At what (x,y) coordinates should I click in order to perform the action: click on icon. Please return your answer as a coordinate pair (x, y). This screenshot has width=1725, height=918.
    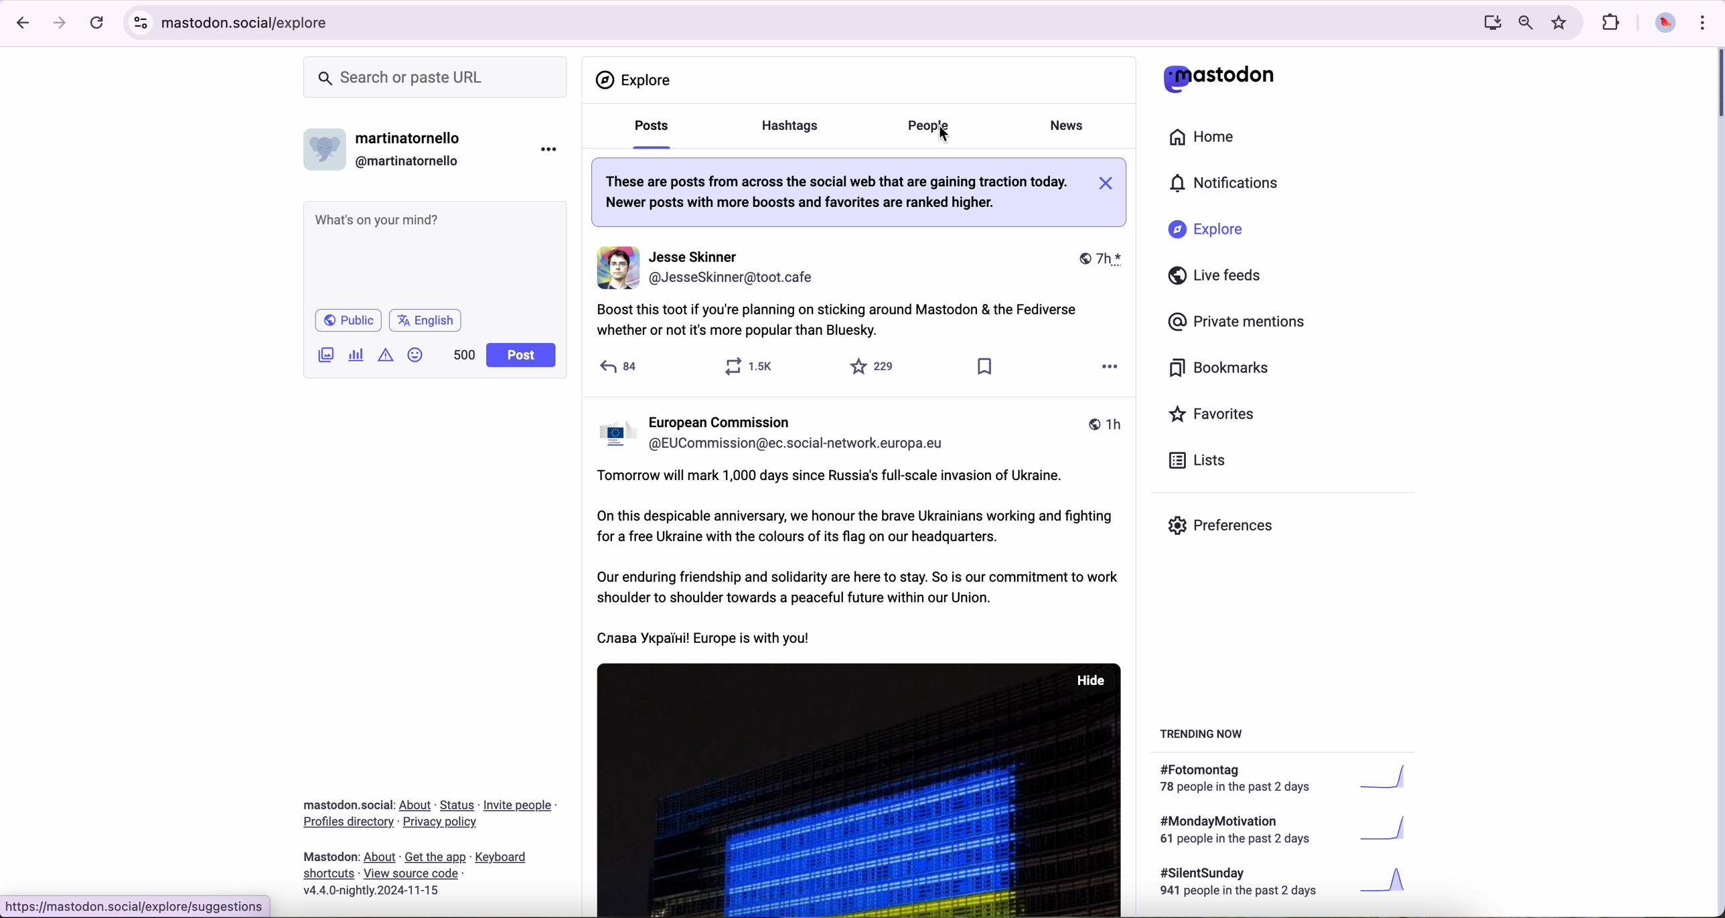
    Looking at the image, I should click on (387, 354).